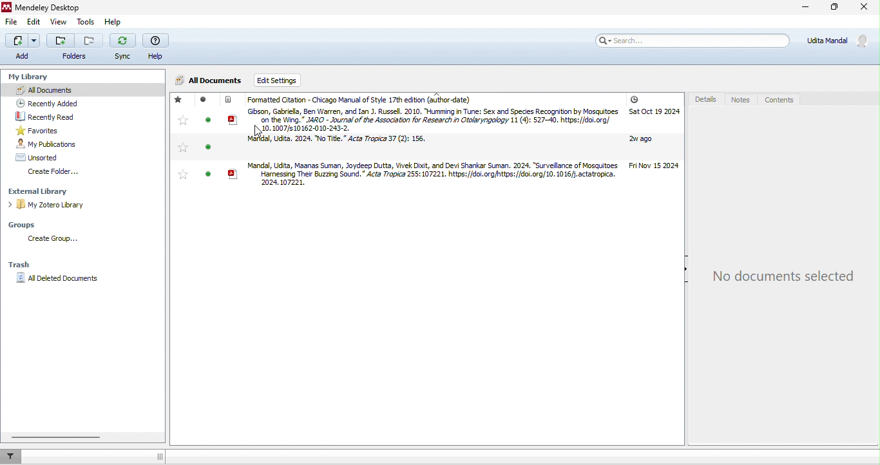 The height and width of the screenshot is (465, 880). What do you see at coordinates (86, 23) in the screenshot?
I see `tools` at bounding box center [86, 23].